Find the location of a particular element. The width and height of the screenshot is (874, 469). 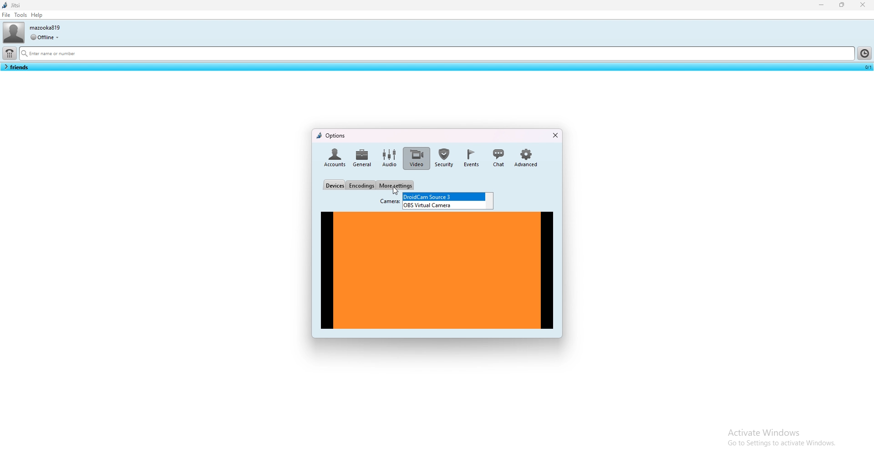

close is located at coordinates (555, 135).